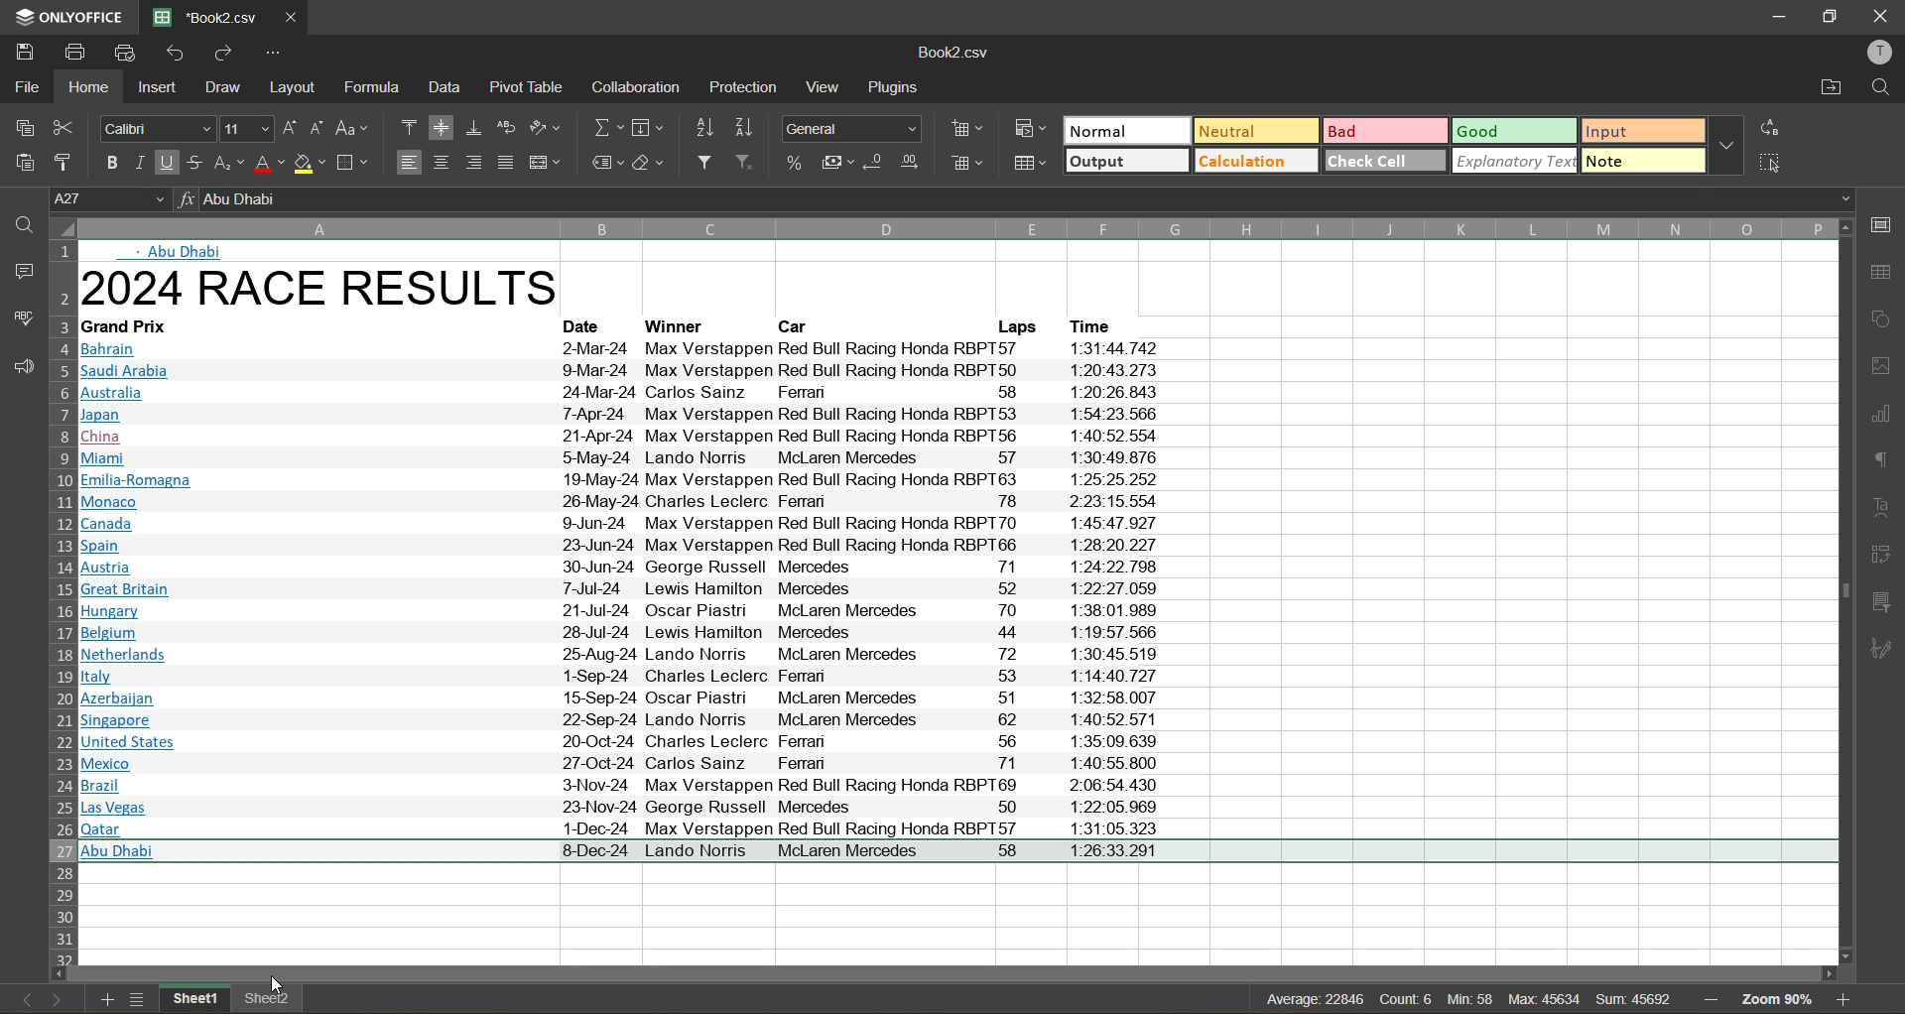 This screenshot has width=1905, height=1014. I want to click on text info, so click(621, 350).